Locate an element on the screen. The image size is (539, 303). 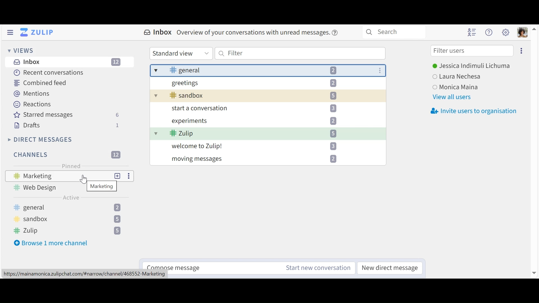
user2 is located at coordinates (459, 77).